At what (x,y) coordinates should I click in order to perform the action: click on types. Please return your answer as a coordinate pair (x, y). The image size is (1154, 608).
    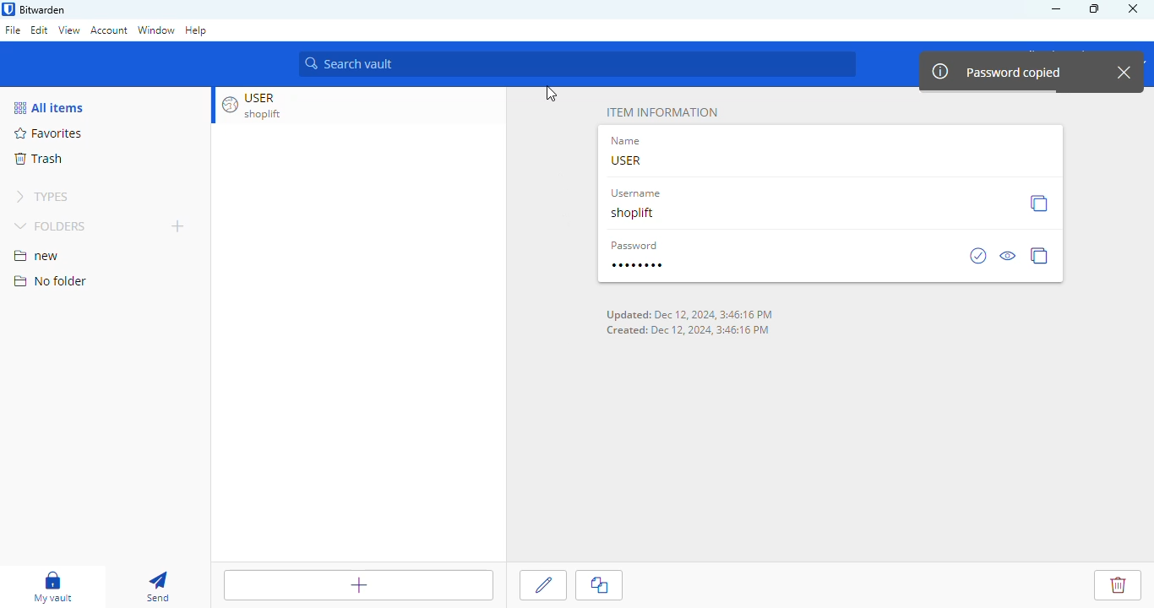
    Looking at the image, I should click on (42, 197).